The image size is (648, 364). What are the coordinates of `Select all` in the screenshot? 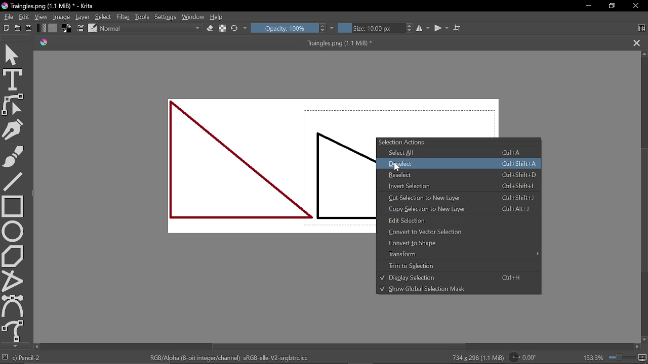 It's located at (462, 153).